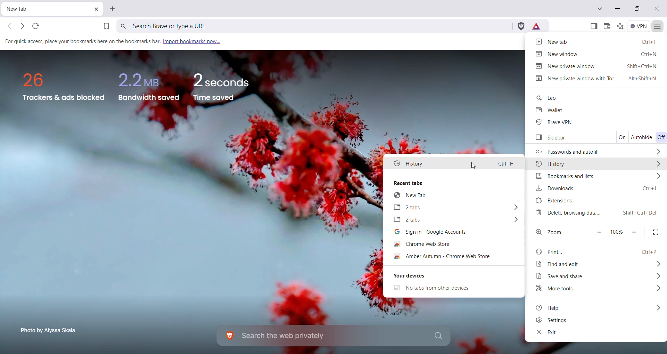 The width and height of the screenshot is (667, 354). Describe the element at coordinates (558, 123) in the screenshot. I see `Brave VPN` at that location.